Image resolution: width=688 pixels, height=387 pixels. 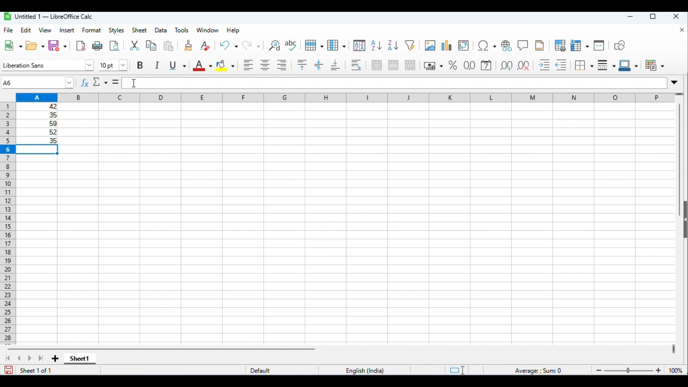 What do you see at coordinates (30, 358) in the screenshot?
I see `next sheet` at bounding box center [30, 358].